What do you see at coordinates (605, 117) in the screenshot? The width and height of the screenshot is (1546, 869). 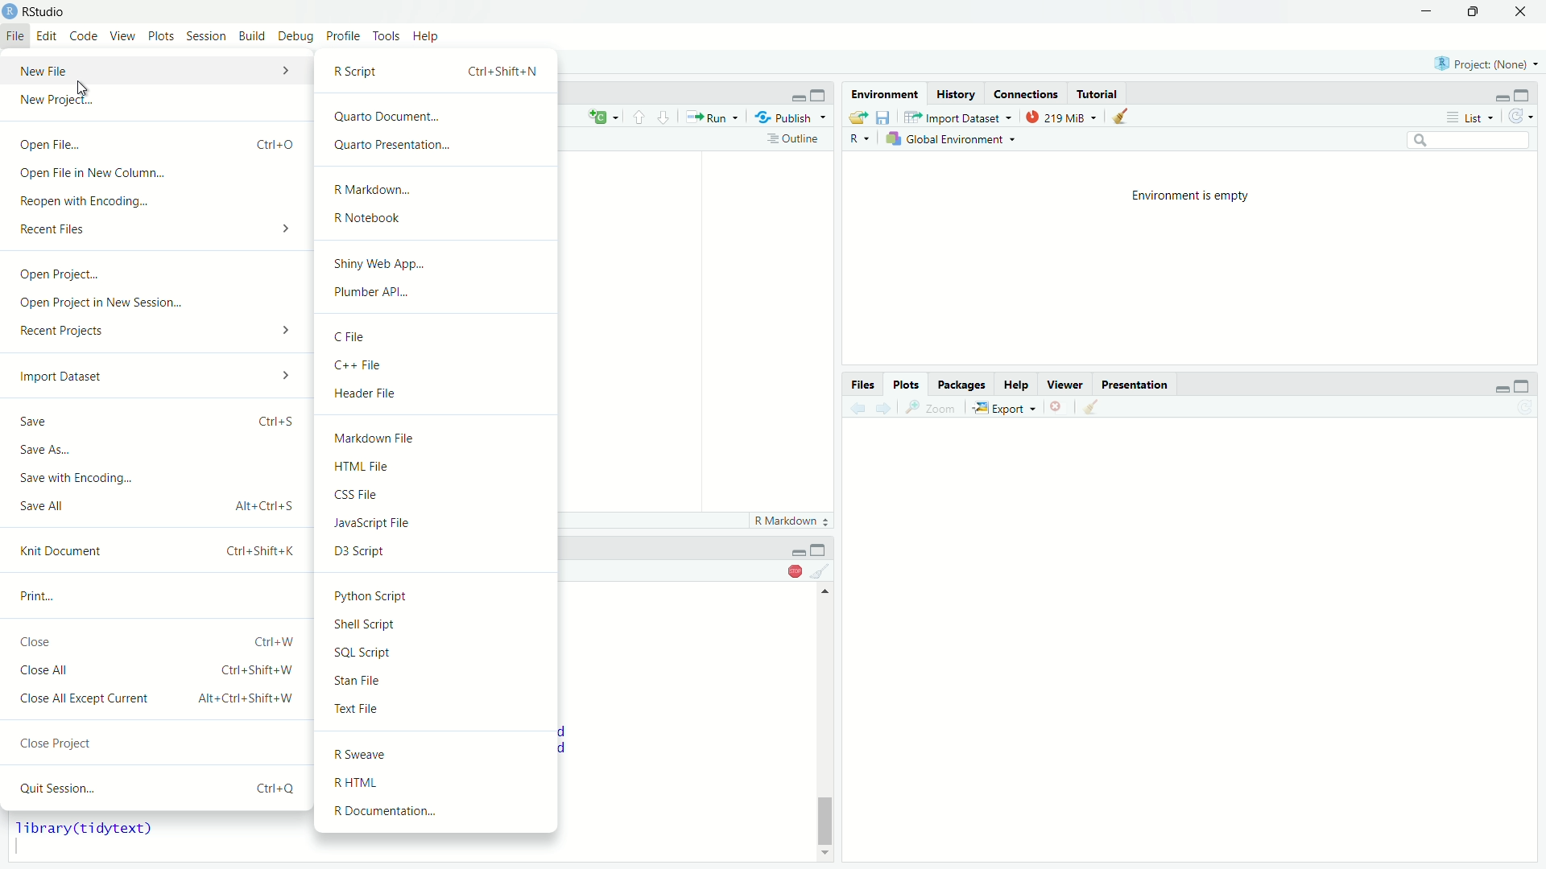 I see `Current language` at bounding box center [605, 117].